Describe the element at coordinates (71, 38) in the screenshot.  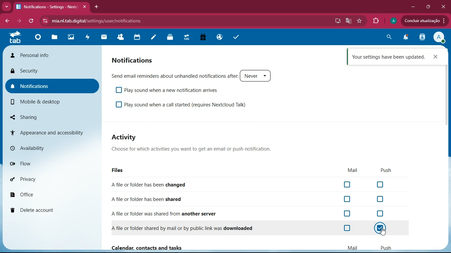
I see `images` at that location.